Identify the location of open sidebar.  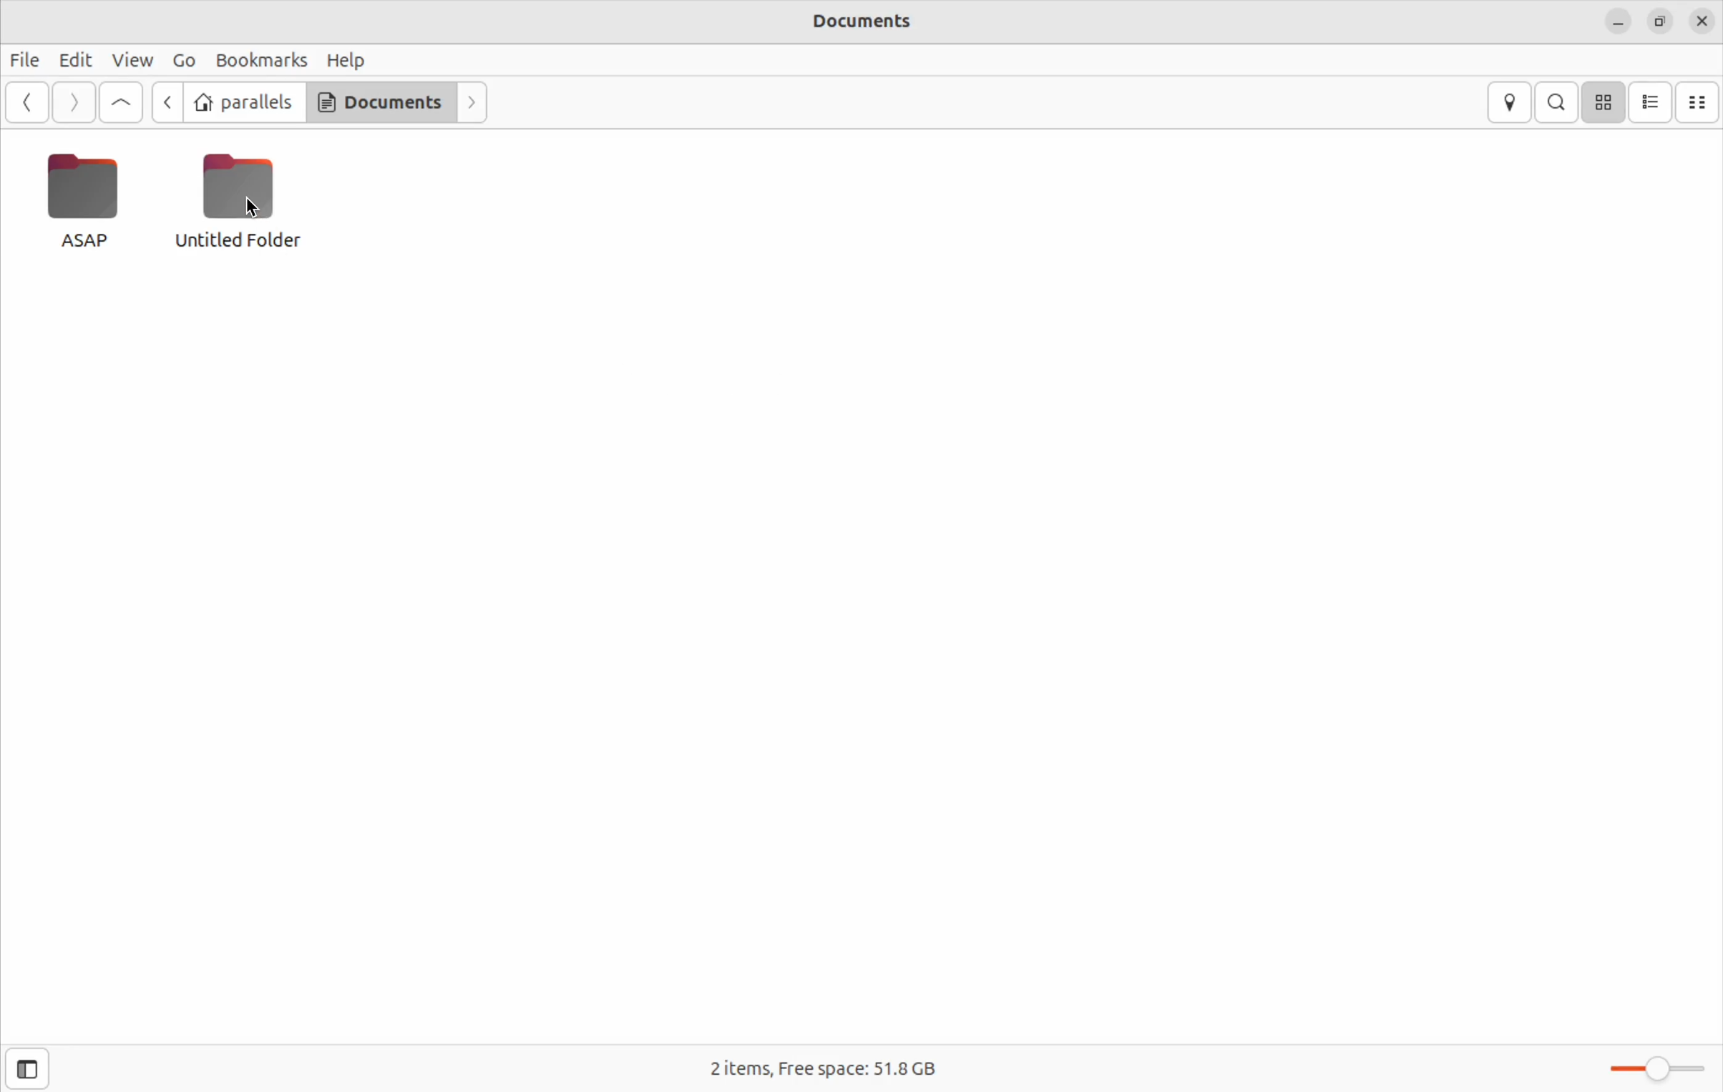
(36, 1068).